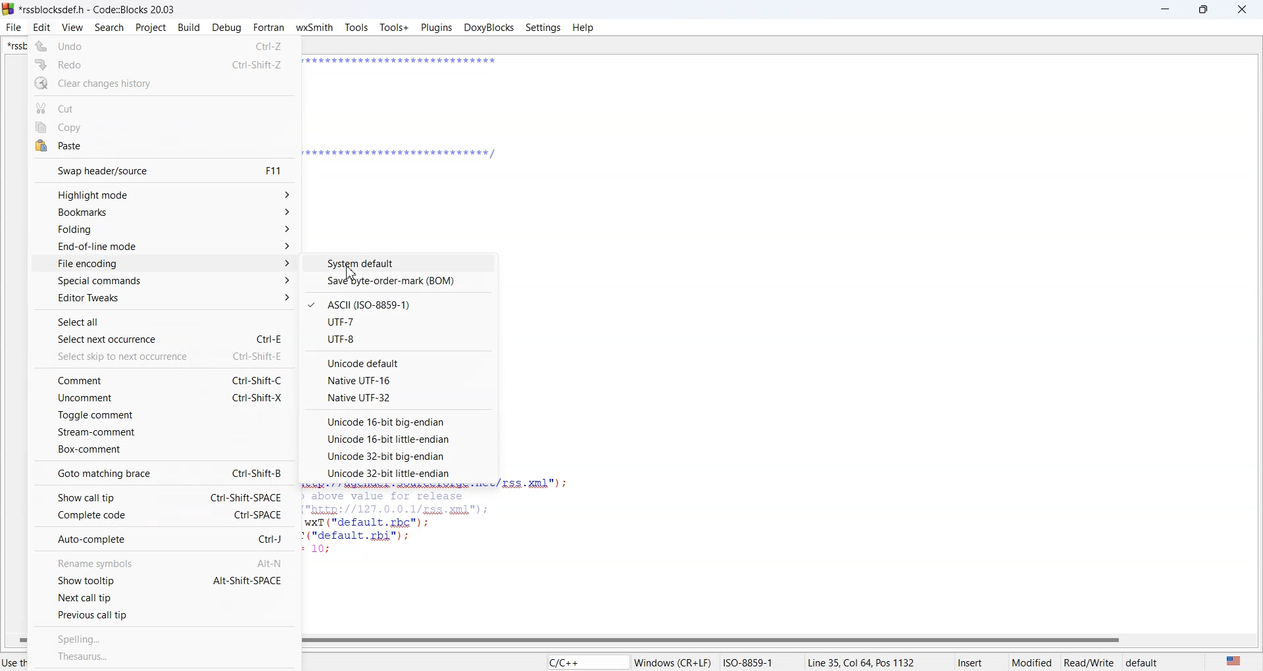 The width and height of the screenshot is (1263, 671). Describe the element at coordinates (397, 421) in the screenshot. I see `Unicode 16-bit big ending` at that location.